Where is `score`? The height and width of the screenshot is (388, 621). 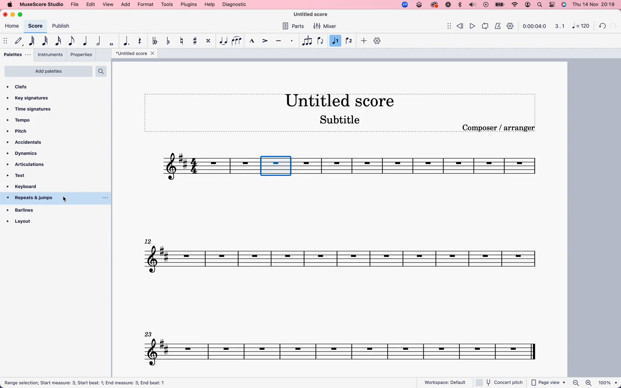 score is located at coordinates (344, 255).